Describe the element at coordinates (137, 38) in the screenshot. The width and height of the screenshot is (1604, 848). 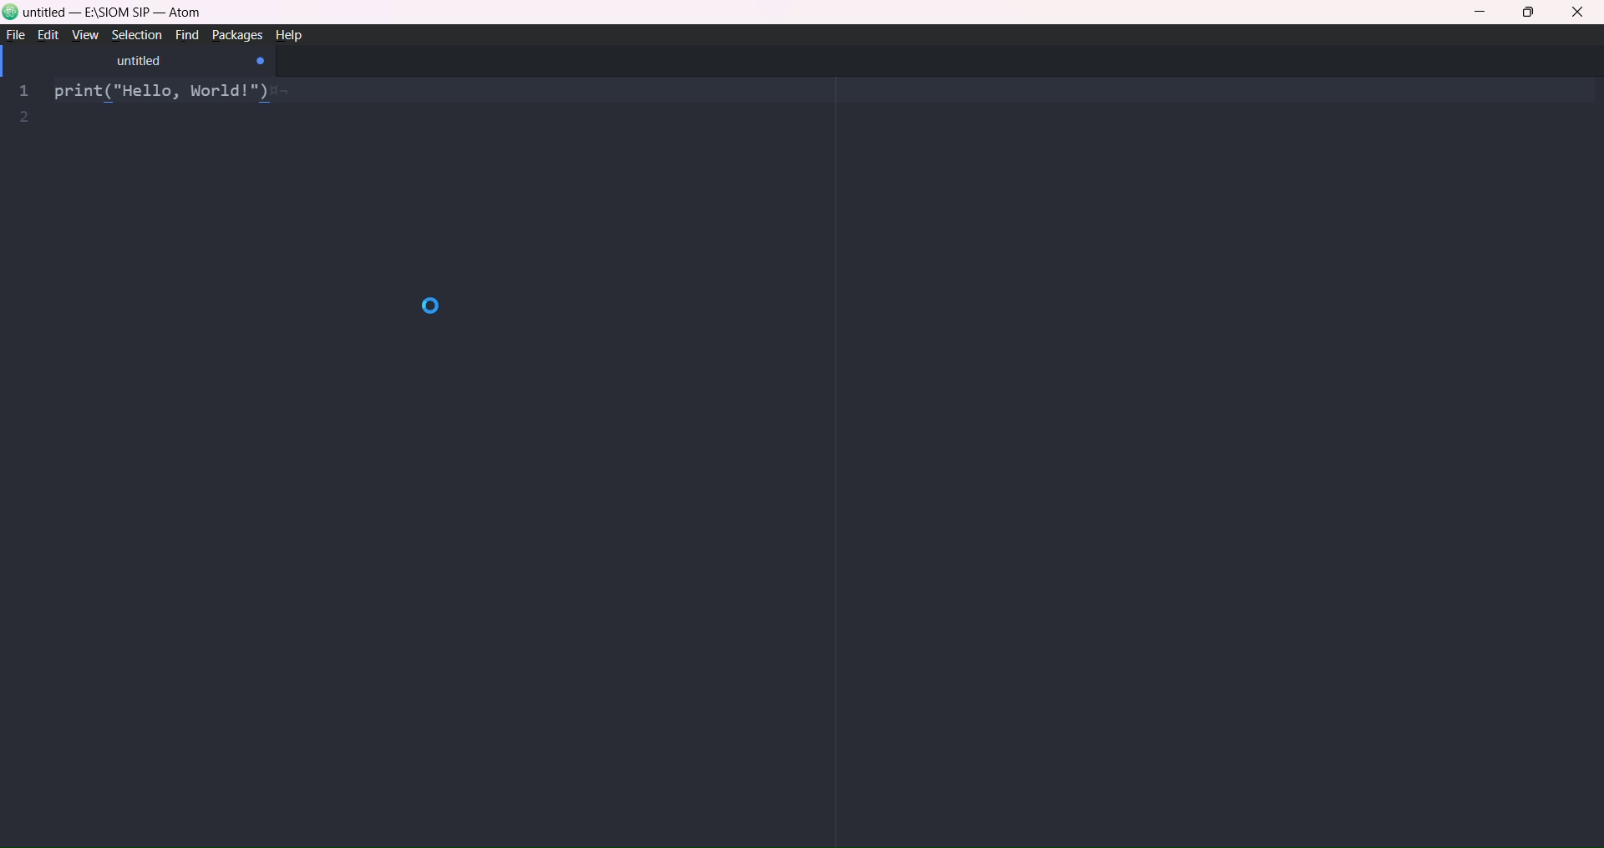
I see `selection` at that location.